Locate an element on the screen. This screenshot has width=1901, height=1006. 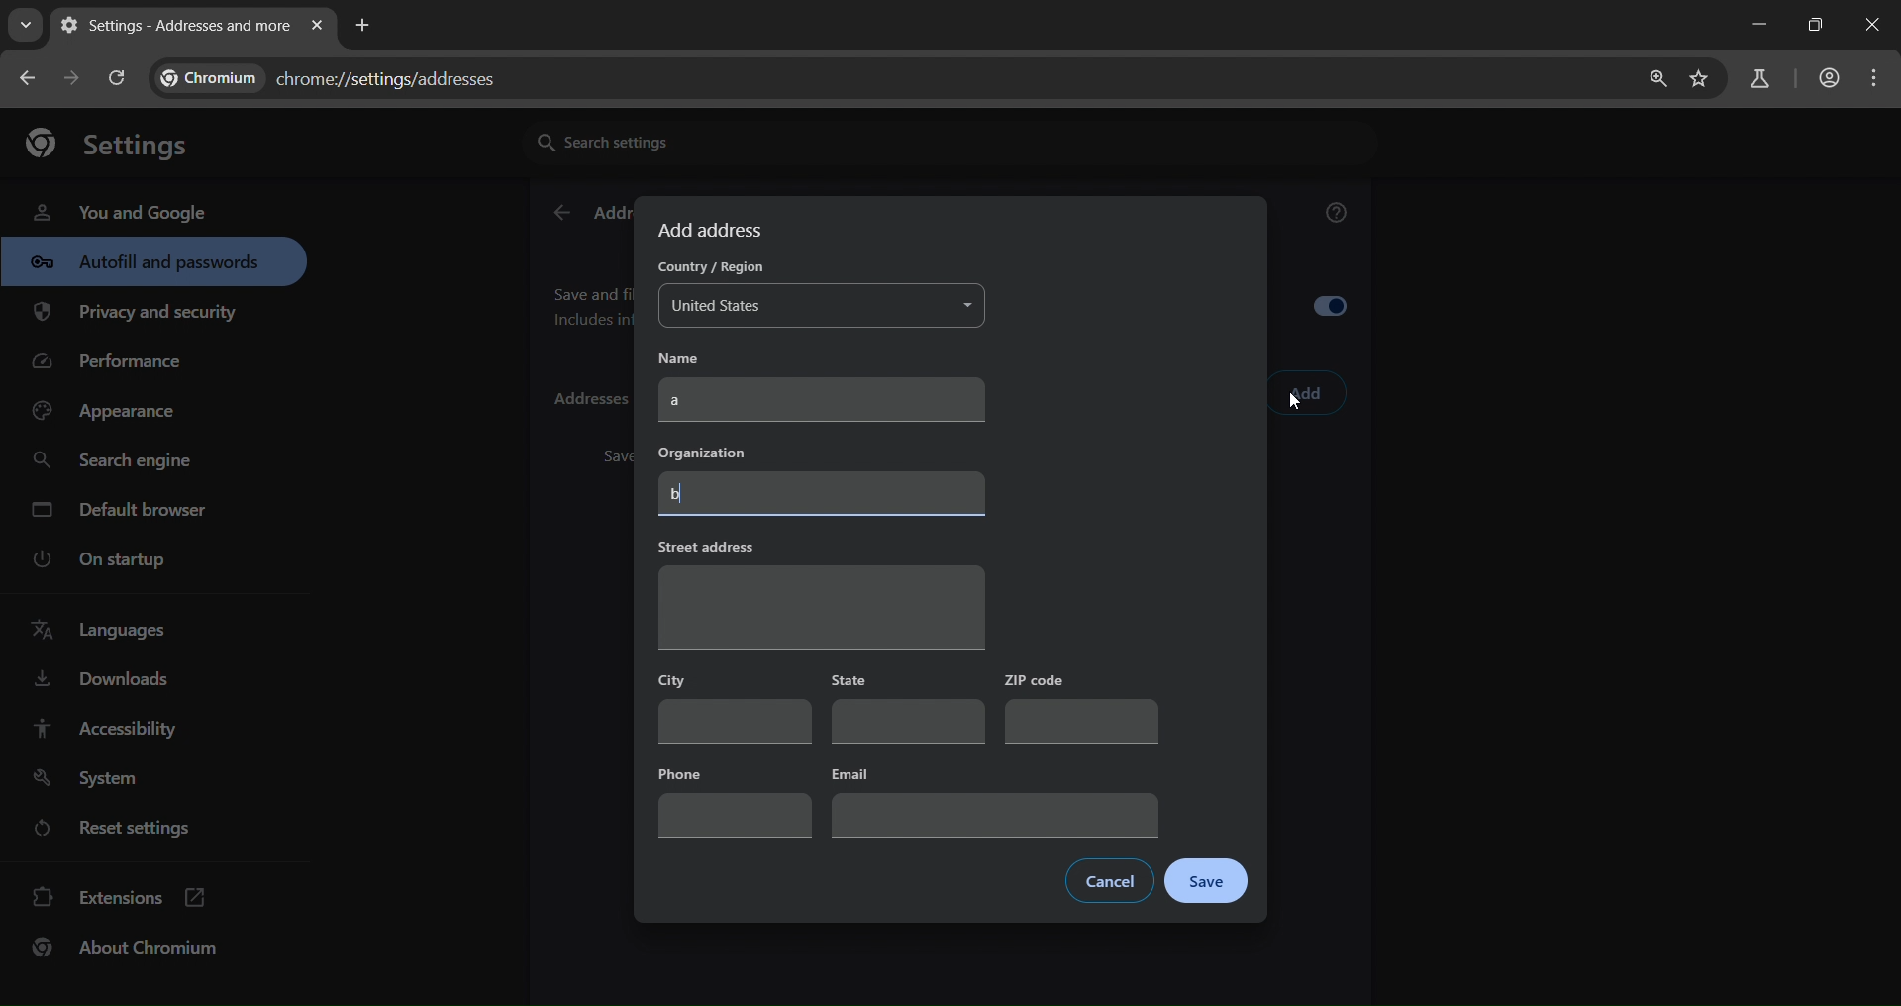
state is located at coordinates (909, 709).